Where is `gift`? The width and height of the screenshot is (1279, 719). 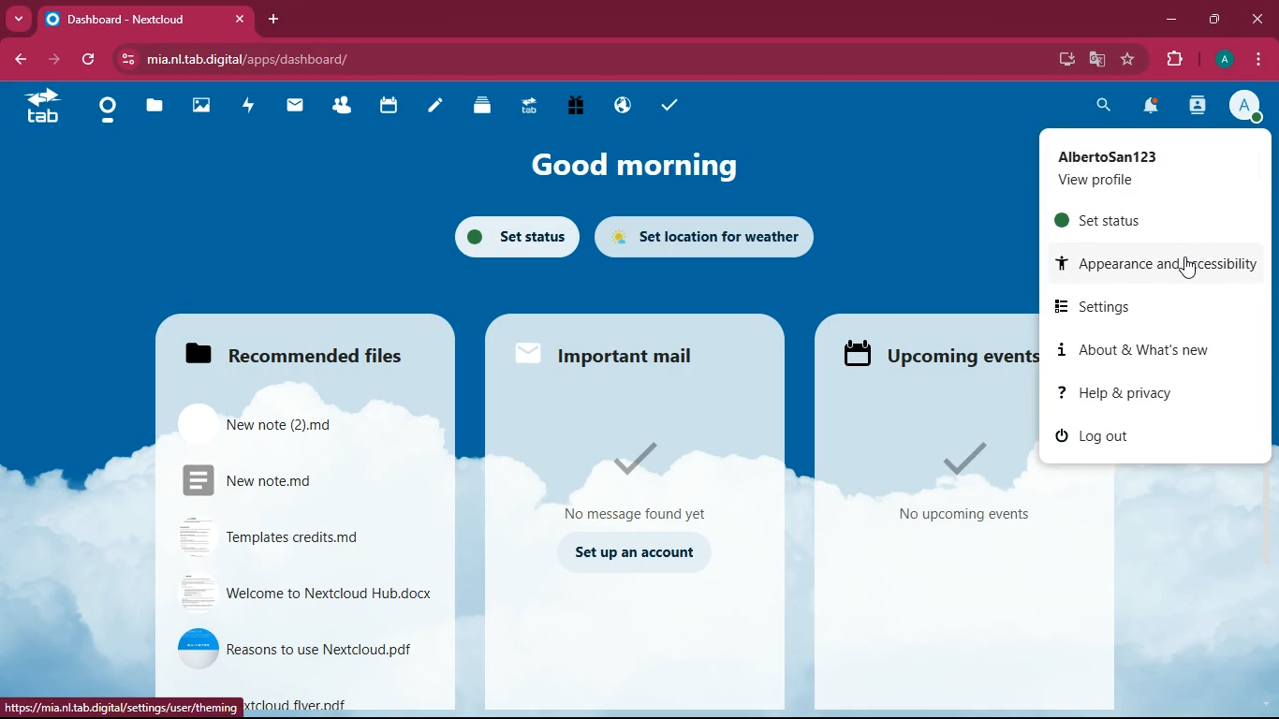 gift is located at coordinates (575, 105).